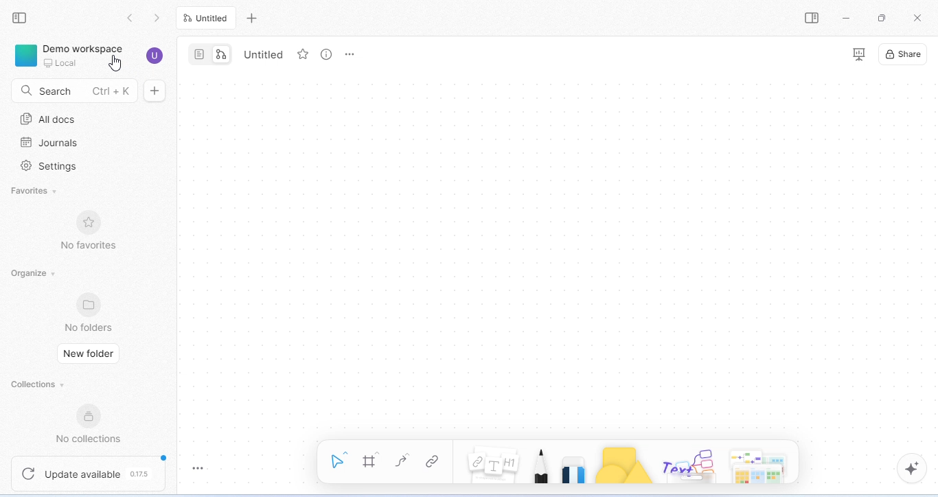  Describe the element at coordinates (157, 91) in the screenshot. I see `new doc` at that location.